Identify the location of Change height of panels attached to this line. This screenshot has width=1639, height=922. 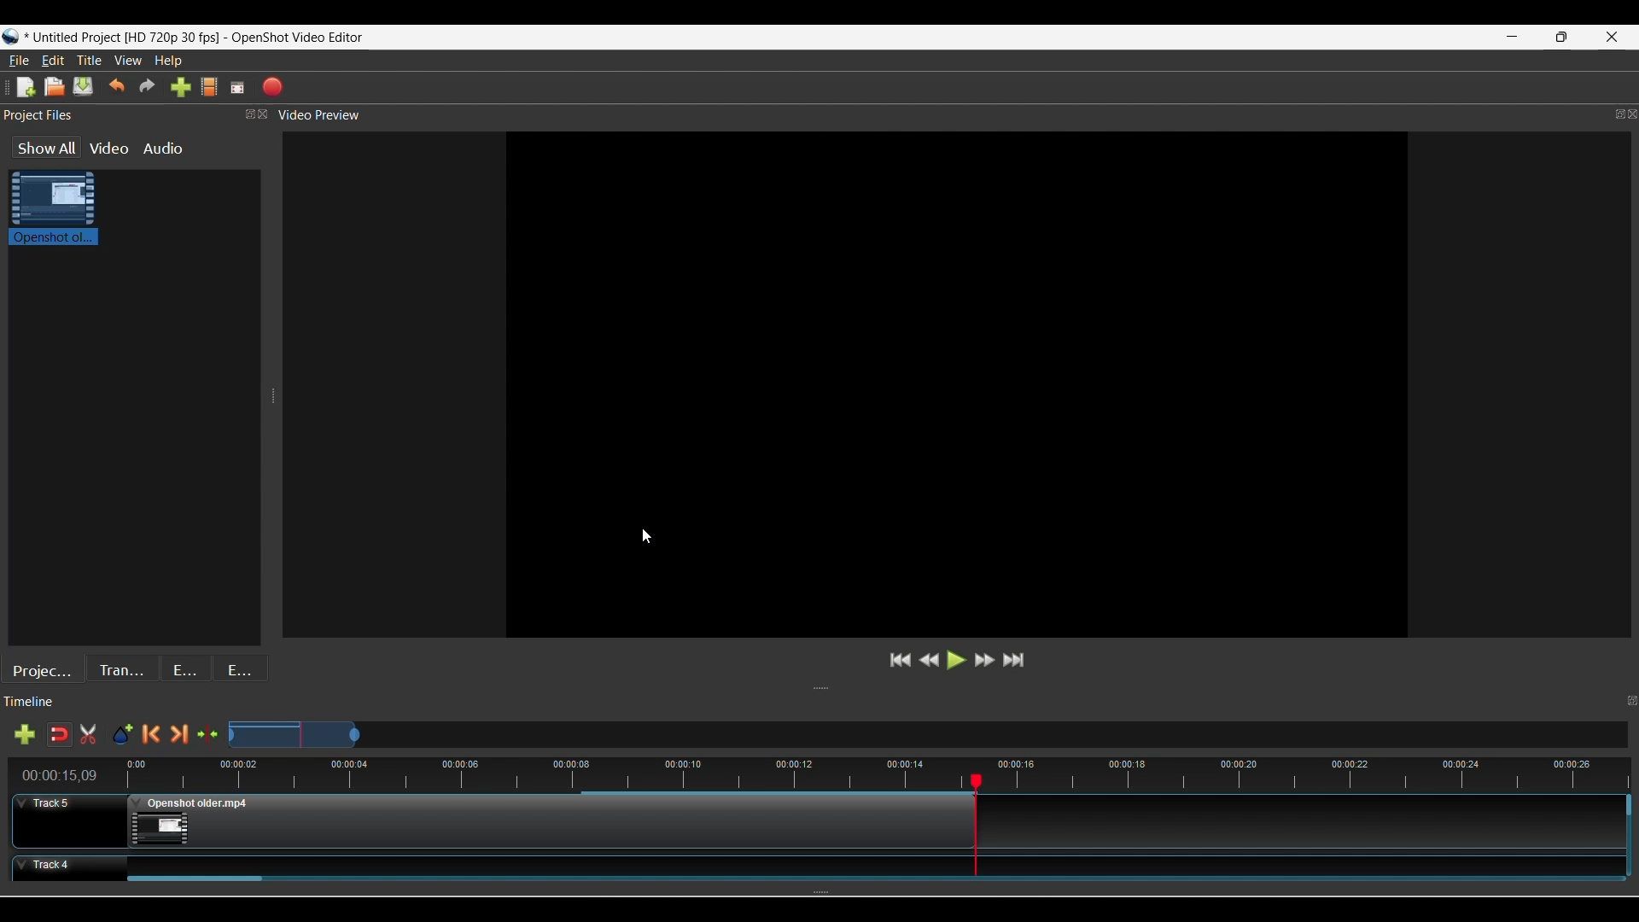
(899, 689).